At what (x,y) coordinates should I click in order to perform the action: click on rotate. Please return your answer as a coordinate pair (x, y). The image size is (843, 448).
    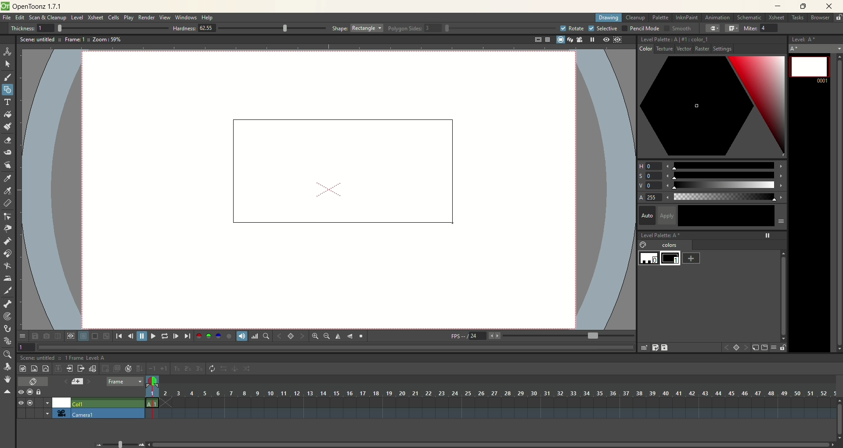
    Looking at the image, I should click on (9, 367).